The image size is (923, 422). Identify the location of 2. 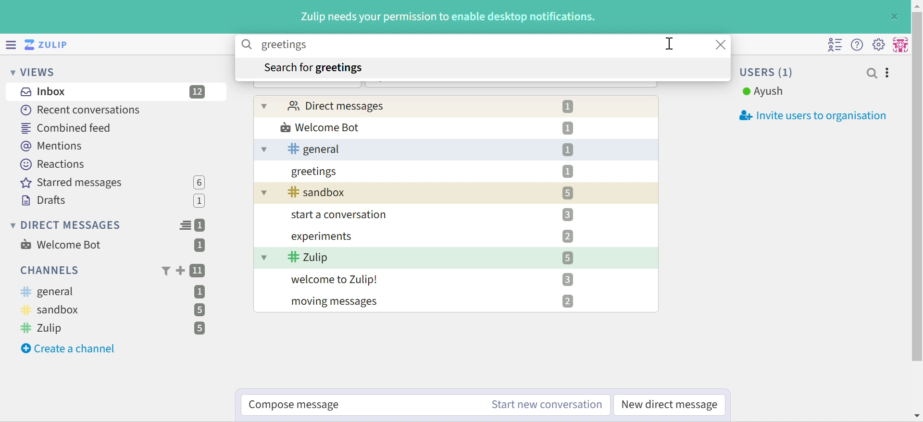
(568, 301).